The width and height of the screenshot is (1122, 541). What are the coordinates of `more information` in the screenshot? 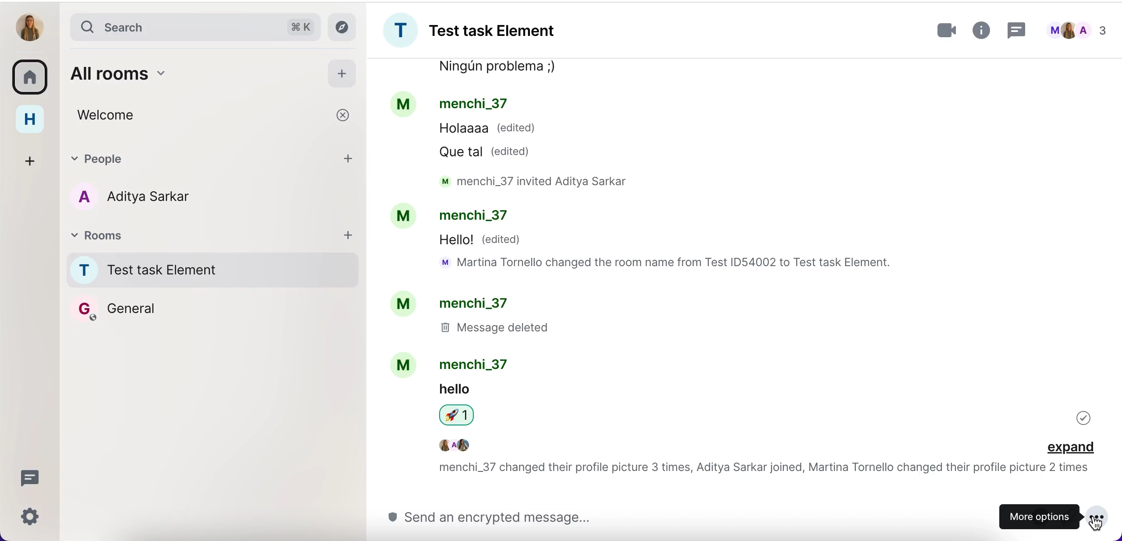 It's located at (983, 31).